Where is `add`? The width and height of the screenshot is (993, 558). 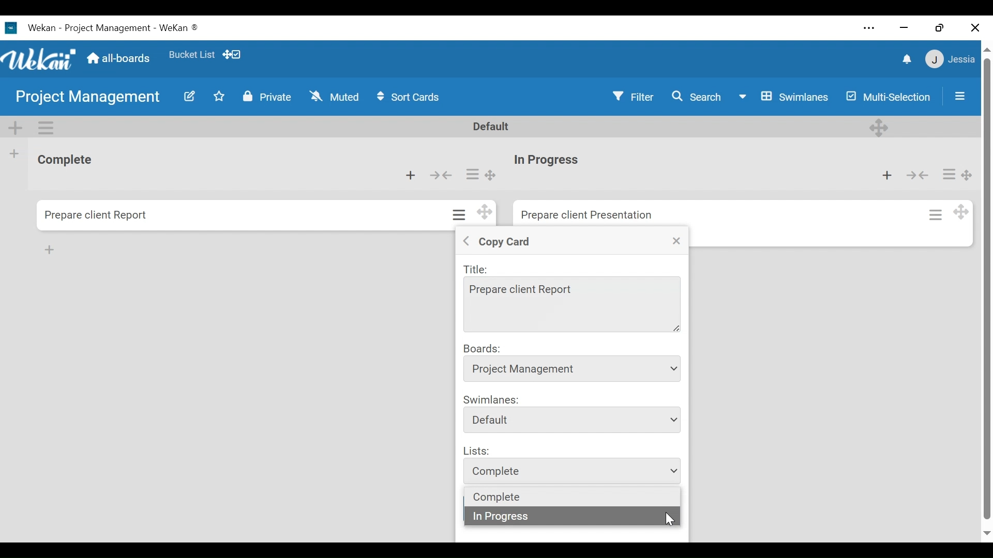 add is located at coordinates (51, 252).